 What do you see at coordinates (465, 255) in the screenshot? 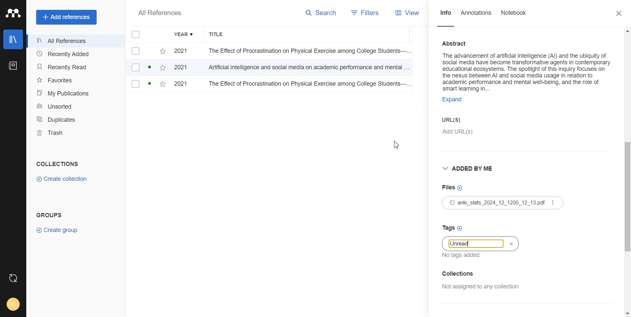
I see `No tags added` at bounding box center [465, 255].